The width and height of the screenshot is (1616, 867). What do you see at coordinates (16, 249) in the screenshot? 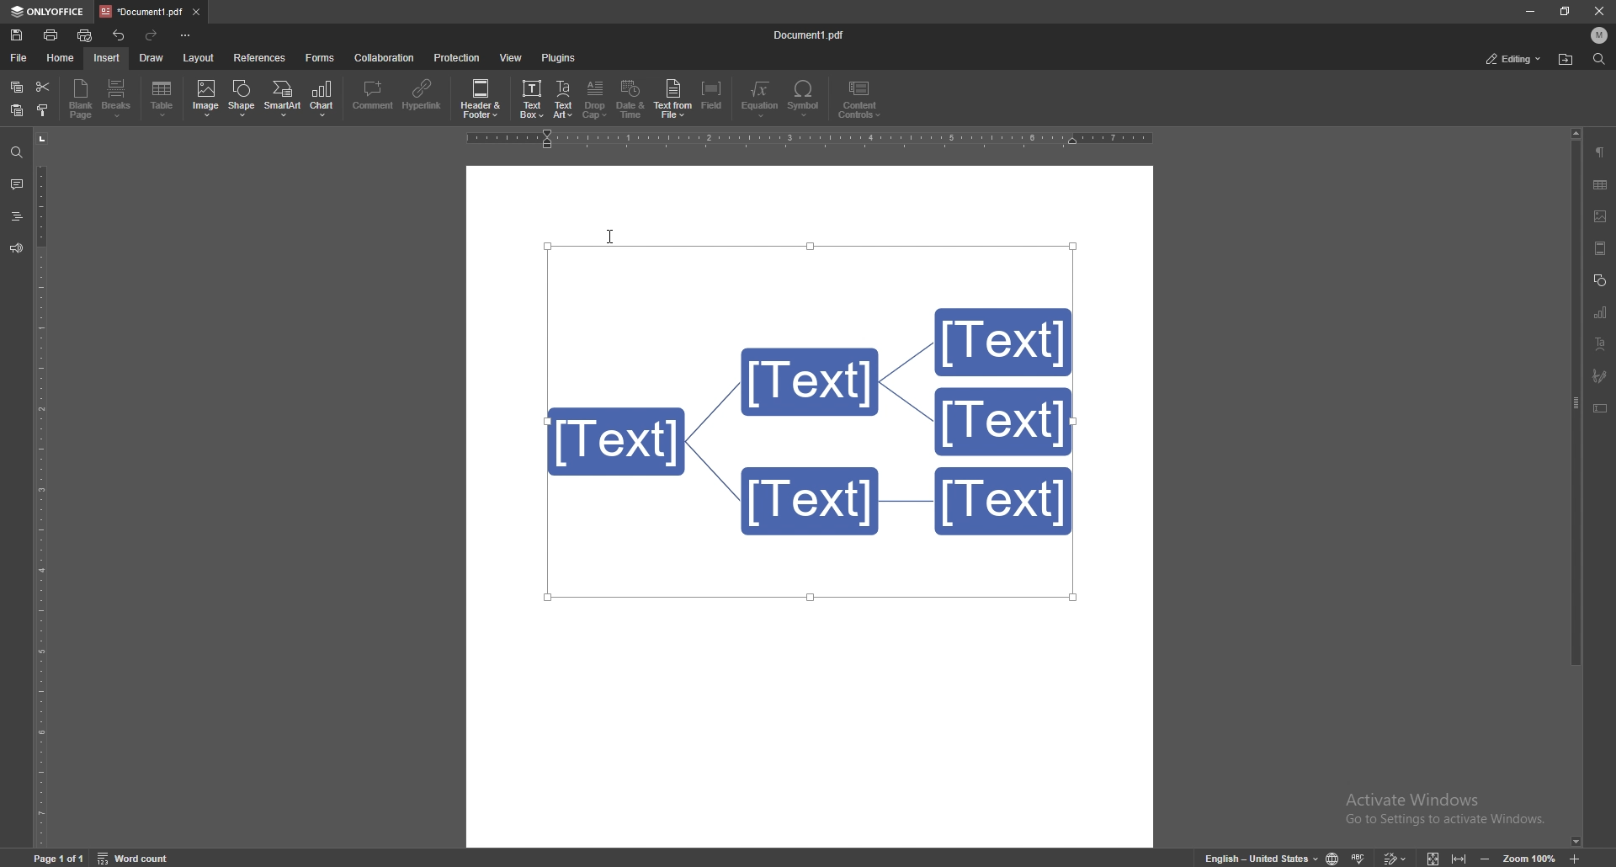
I see `feedback` at bounding box center [16, 249].